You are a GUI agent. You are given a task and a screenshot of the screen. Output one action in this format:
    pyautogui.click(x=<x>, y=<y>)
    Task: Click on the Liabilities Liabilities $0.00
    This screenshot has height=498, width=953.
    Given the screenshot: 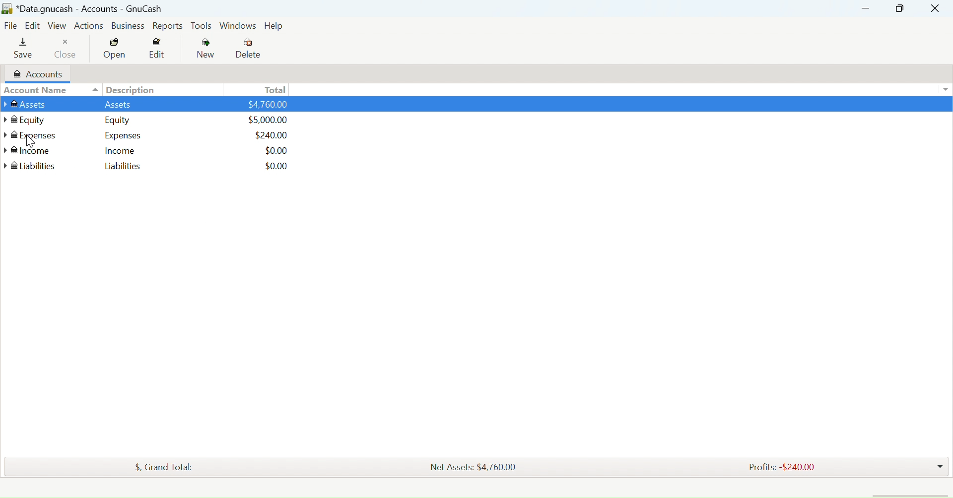 What is the action you would take?
    pyautogui.click(x=157, y=167)
    